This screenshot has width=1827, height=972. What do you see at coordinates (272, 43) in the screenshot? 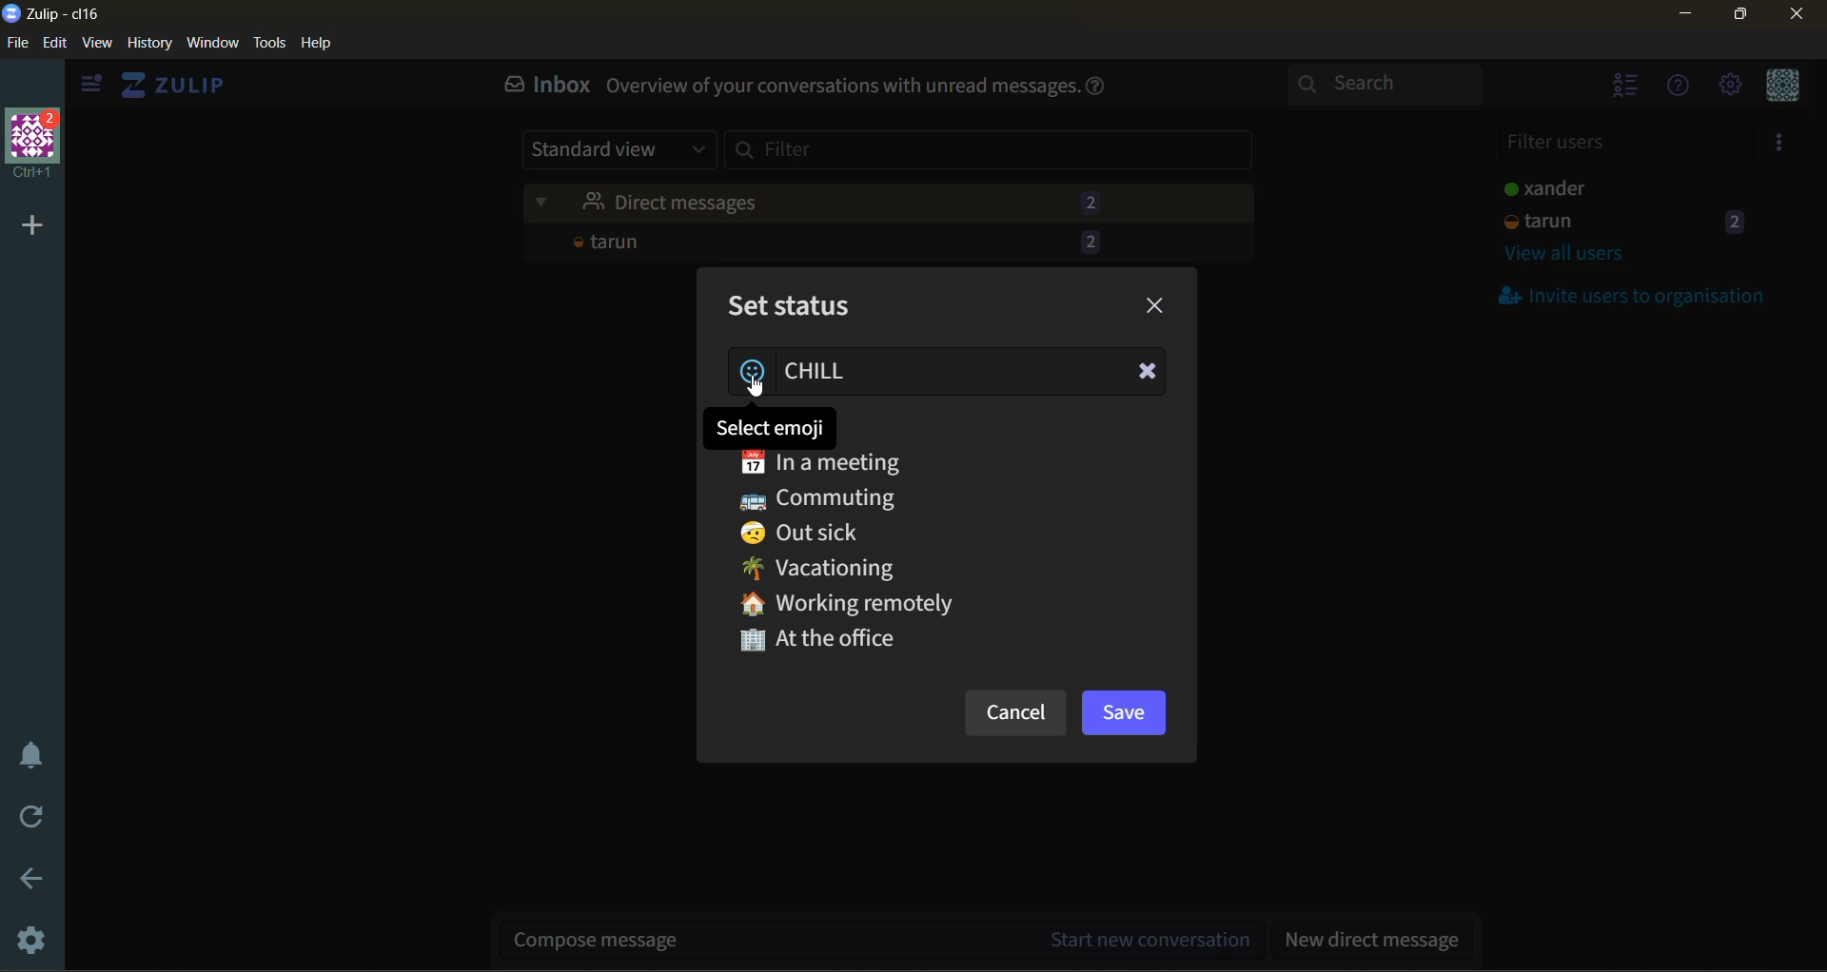
I see `tools` at bounding box center [272, 43].